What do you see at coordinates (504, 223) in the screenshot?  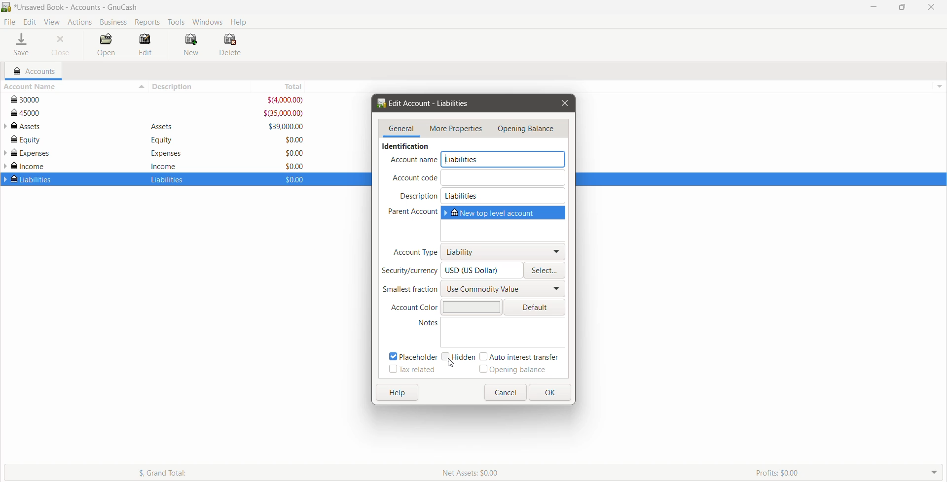 I see `Set Parent Account` at bounding box center [504, 223].